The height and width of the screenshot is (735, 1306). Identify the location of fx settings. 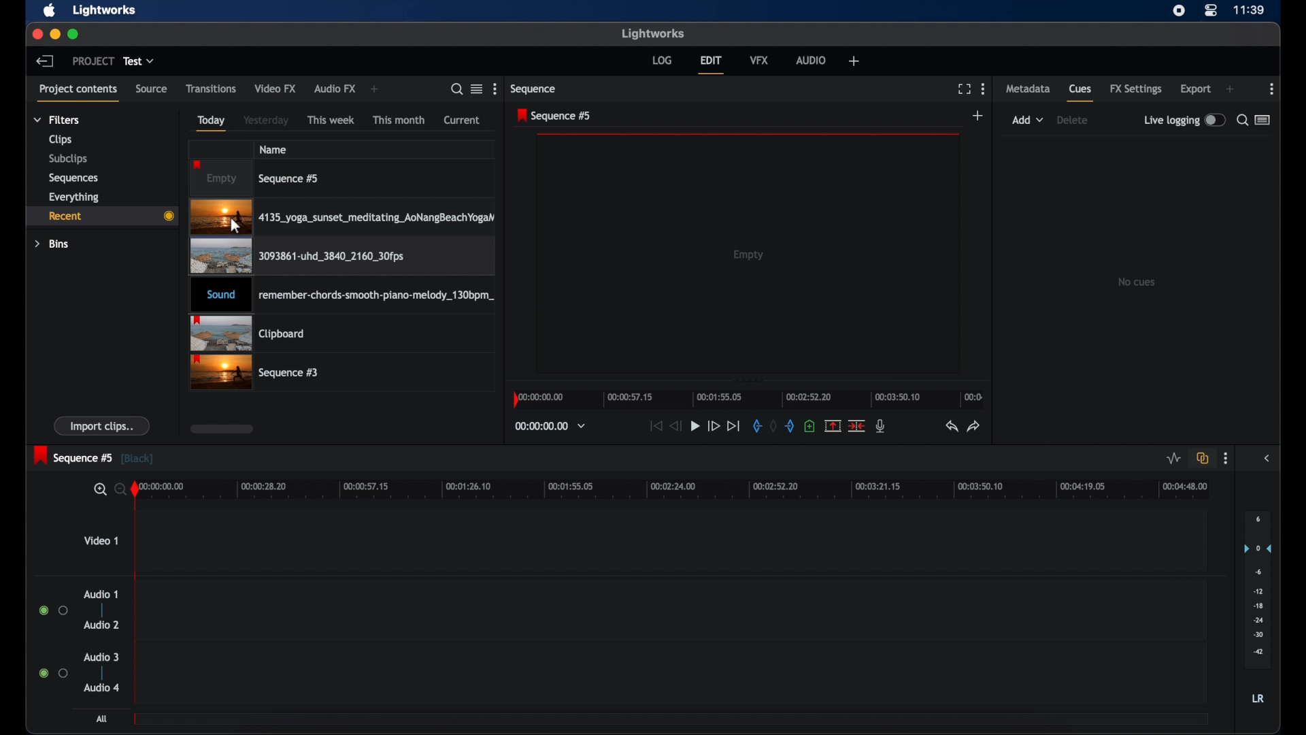
(1137, 89).